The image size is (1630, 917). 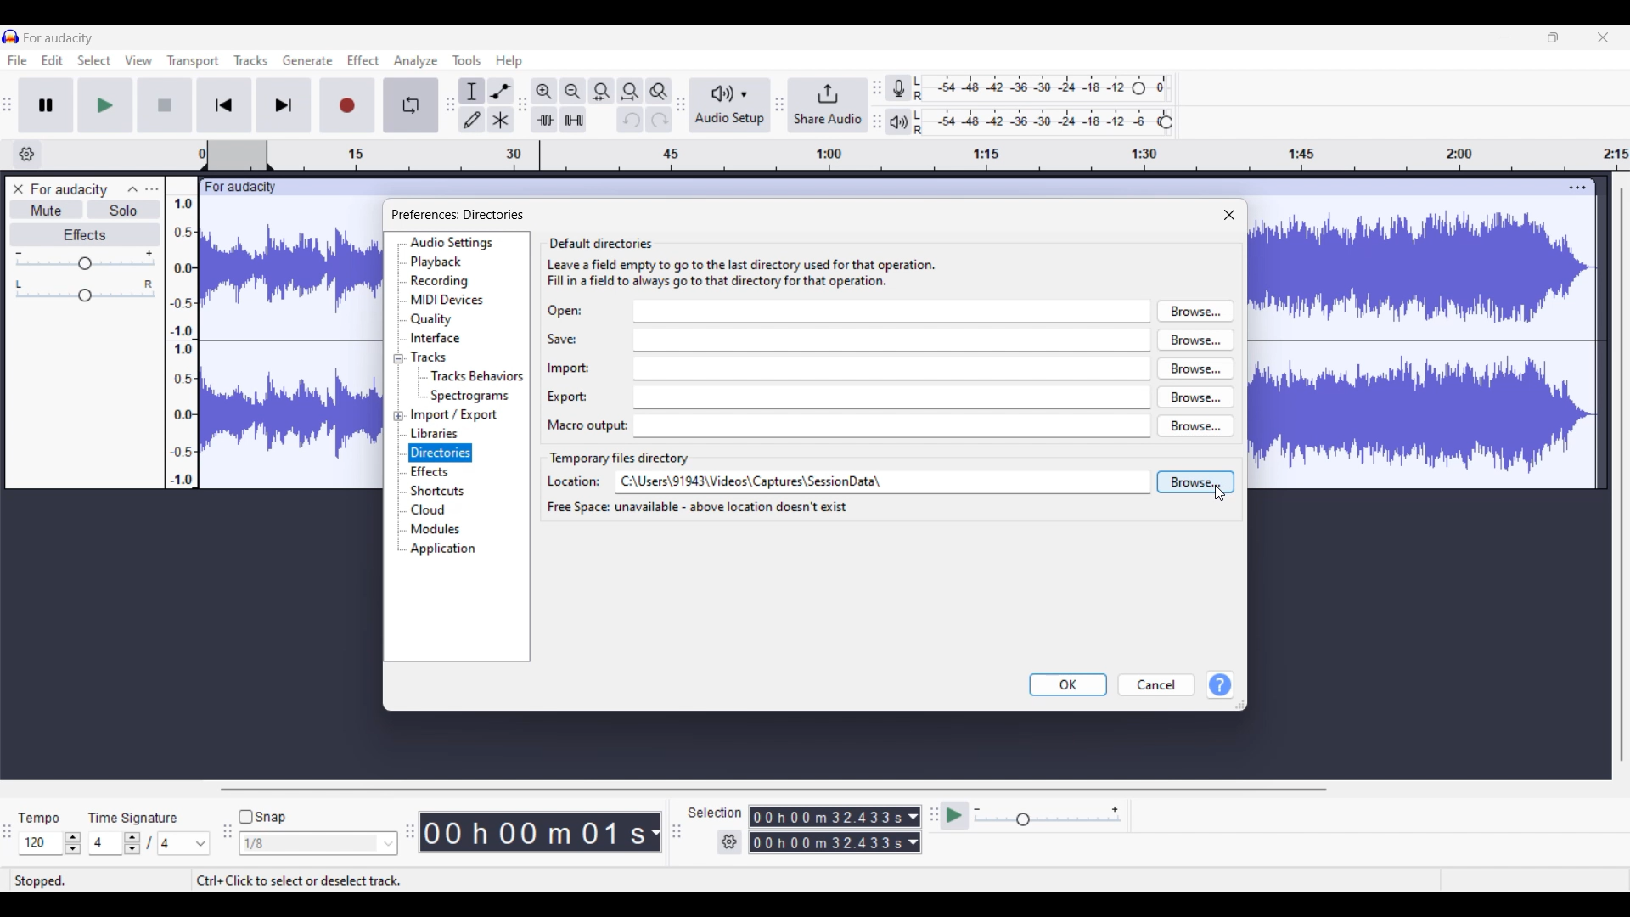 I want to click on Import/Export, so click(x=456, y=414).